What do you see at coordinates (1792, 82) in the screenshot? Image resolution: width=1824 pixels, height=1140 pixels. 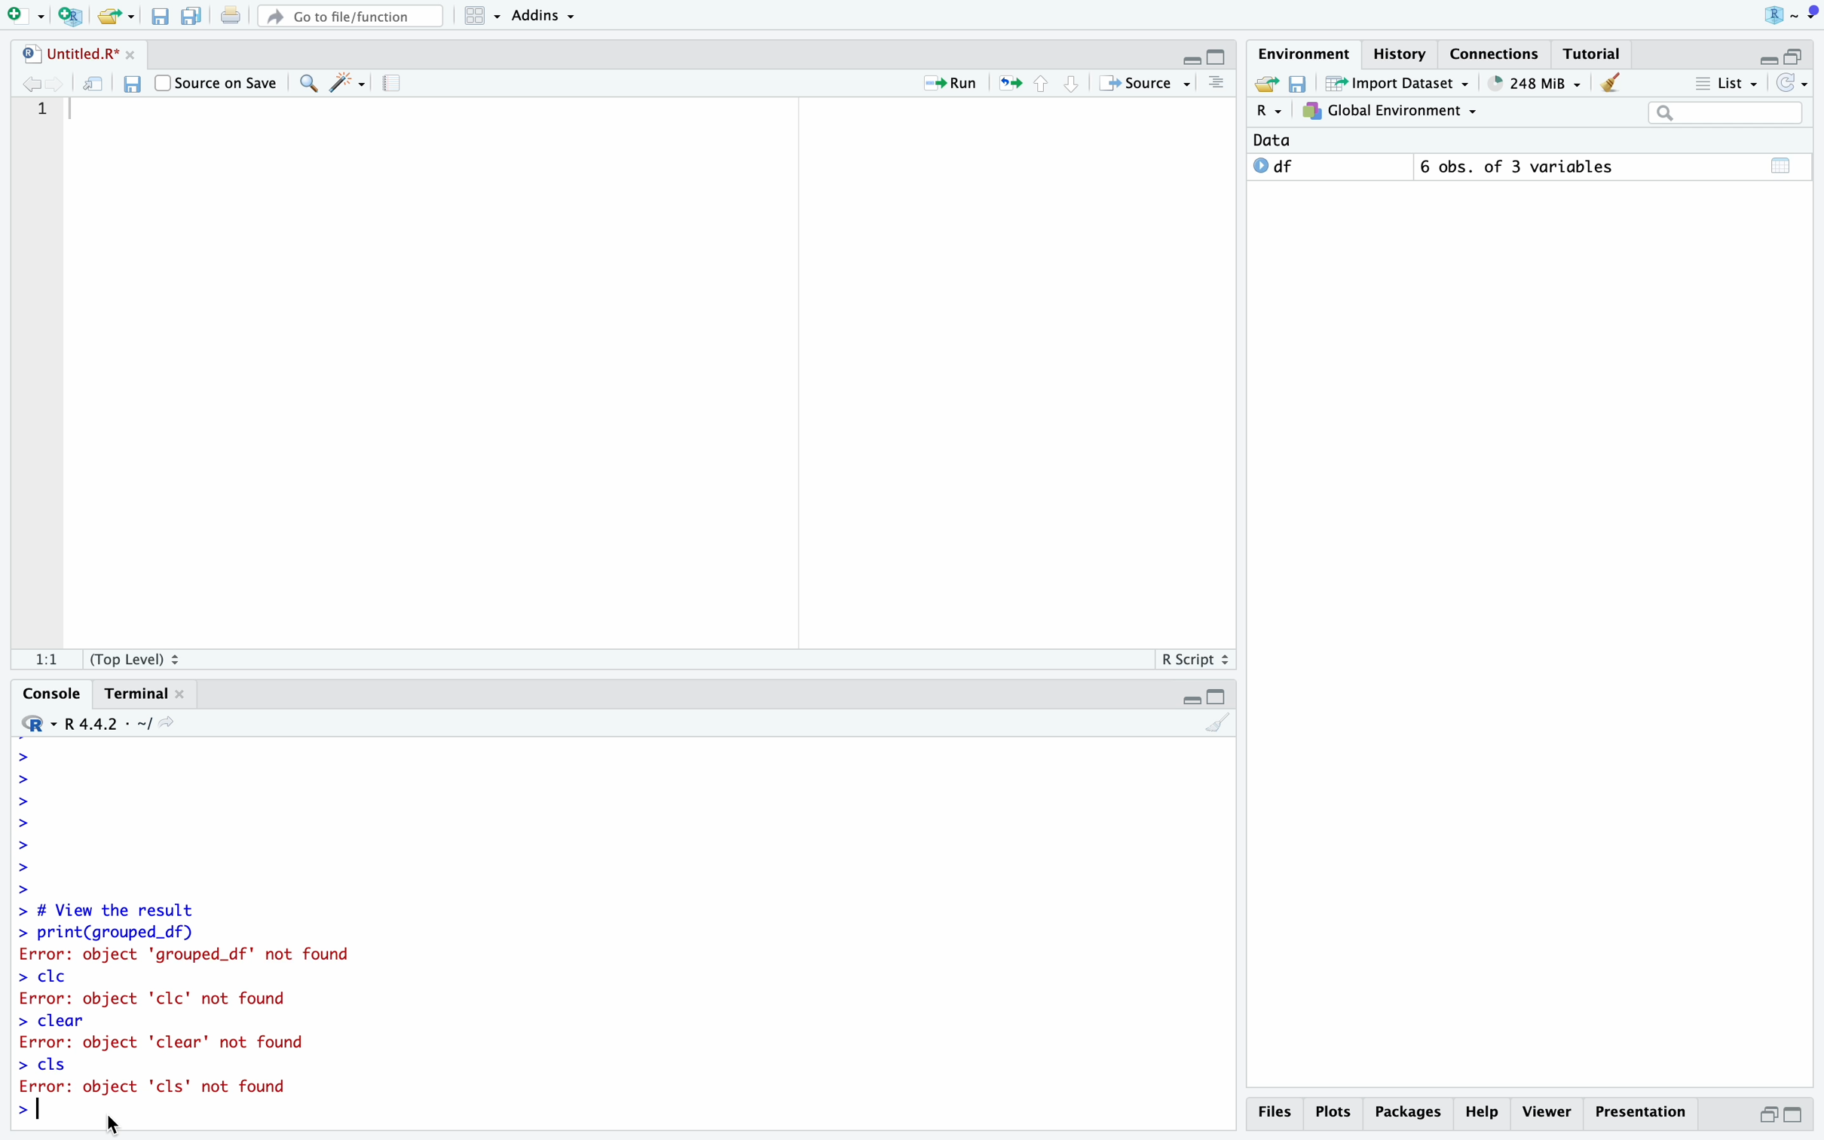 I see `Refresh list` at bounding box center [1792, 82].